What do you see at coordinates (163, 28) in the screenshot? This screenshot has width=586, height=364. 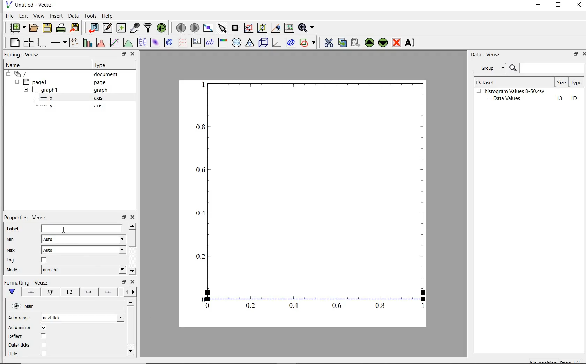 I see `reload linked datasets` at bounding box center [163, 28].